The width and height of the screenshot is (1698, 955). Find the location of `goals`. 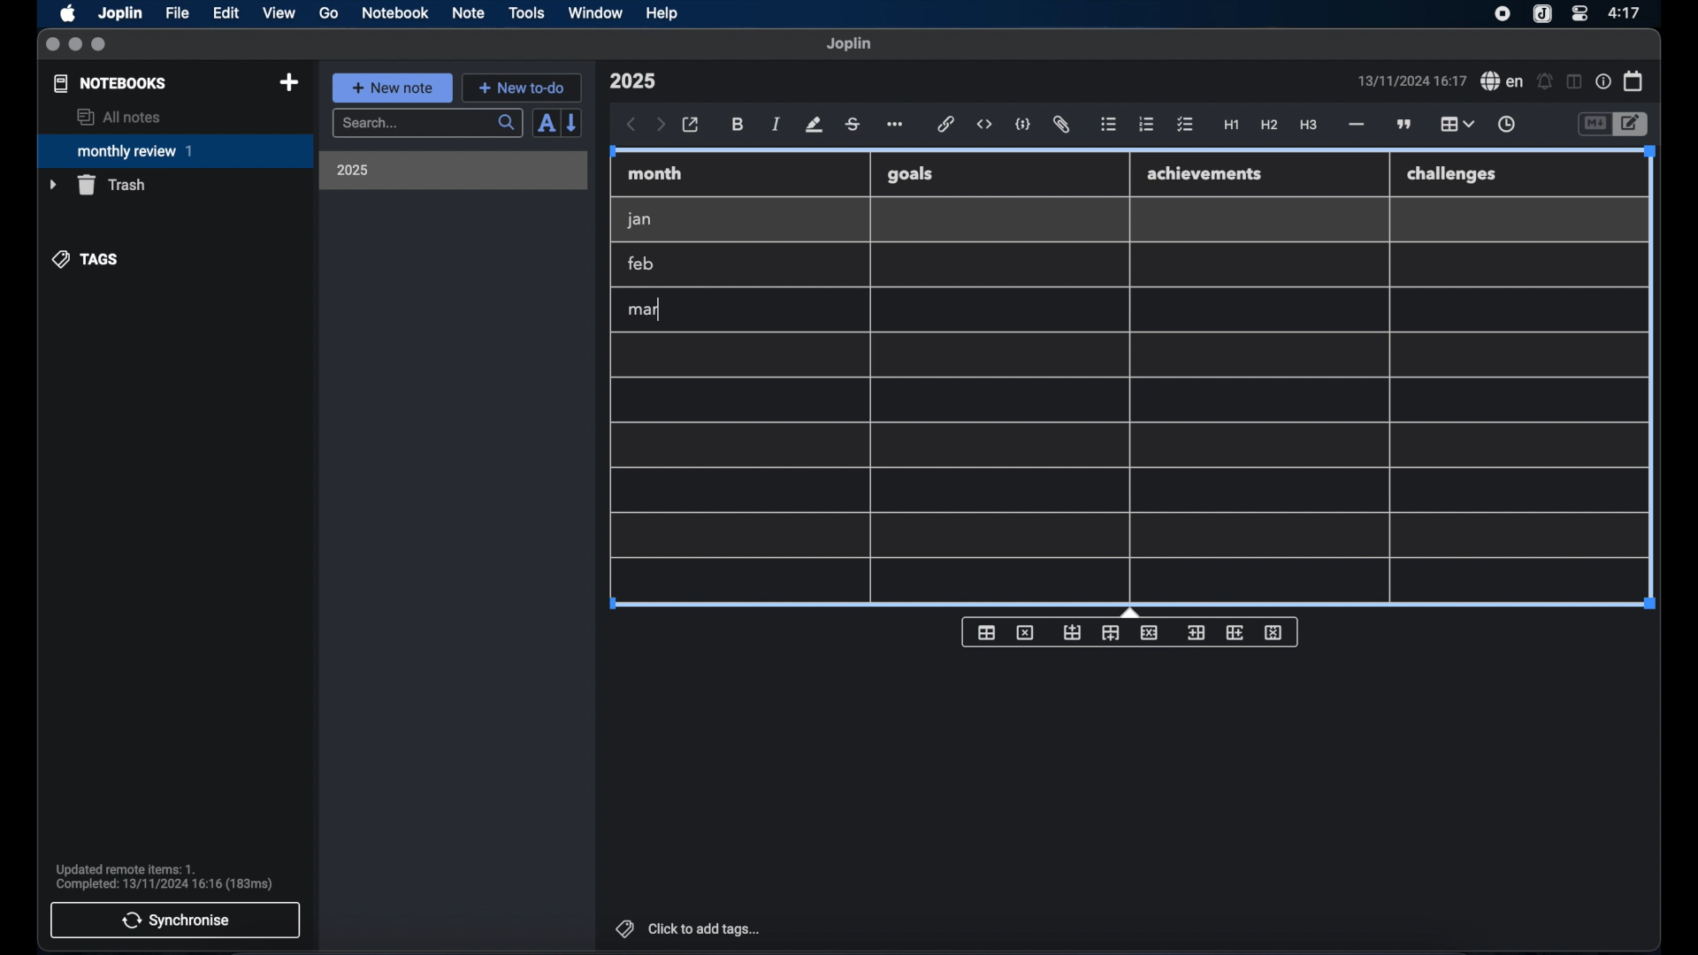

goals is located at coordinates (910, 173).